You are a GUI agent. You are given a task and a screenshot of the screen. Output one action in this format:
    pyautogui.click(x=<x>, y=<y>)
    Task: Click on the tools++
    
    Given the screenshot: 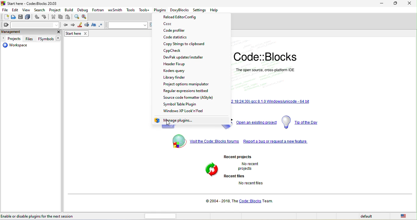 What is the action you would take?
    pyautogui.click(x=144, y=10)
    